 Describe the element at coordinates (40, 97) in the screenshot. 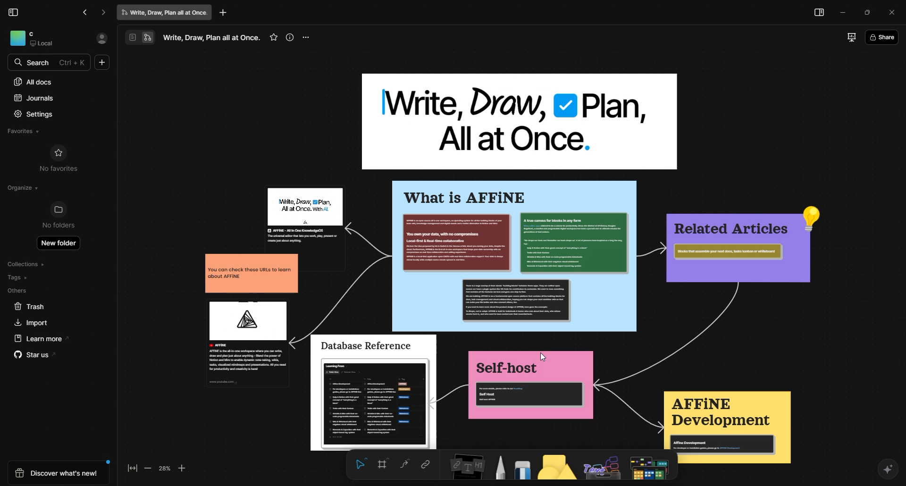

I see `journals` at that location.